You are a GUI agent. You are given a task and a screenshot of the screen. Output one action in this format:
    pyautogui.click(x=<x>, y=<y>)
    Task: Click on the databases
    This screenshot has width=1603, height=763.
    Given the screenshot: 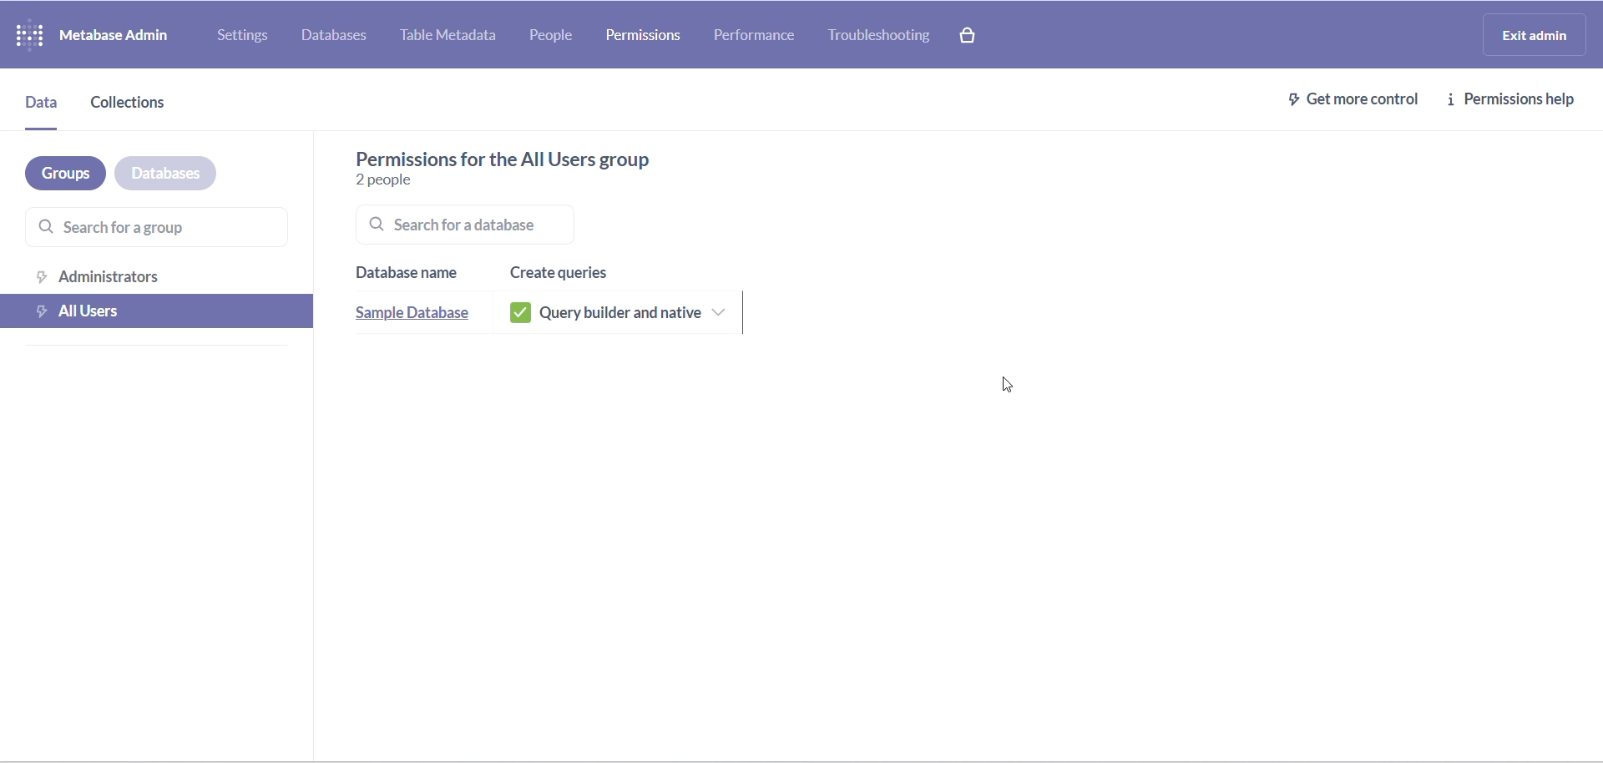 What is the action you would take?
    pyautogui.click(x=338, y=38)
    